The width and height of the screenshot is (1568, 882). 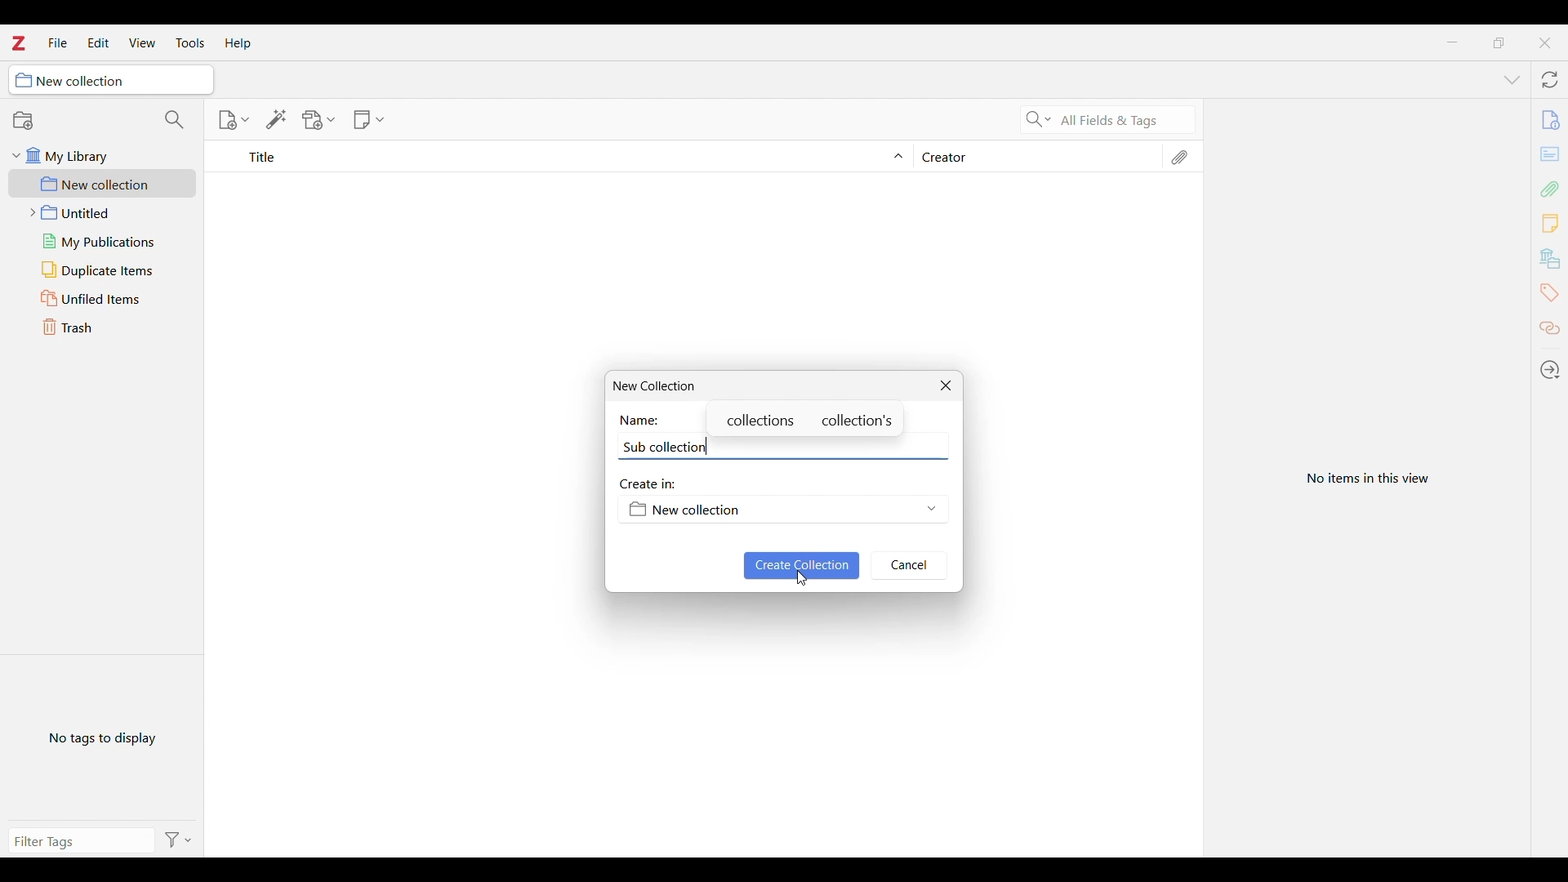 What do you see at coordinates (102, 298) in the screenshot?
I see `Unfiled items folder` at bounding box center [102, 298].